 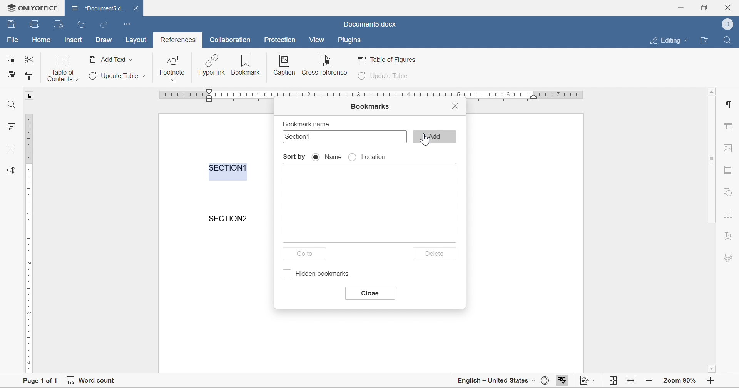 What do you see at coordinates (111, 60) in the screenshot?
I see `add text` at bounding box center [111, 60].